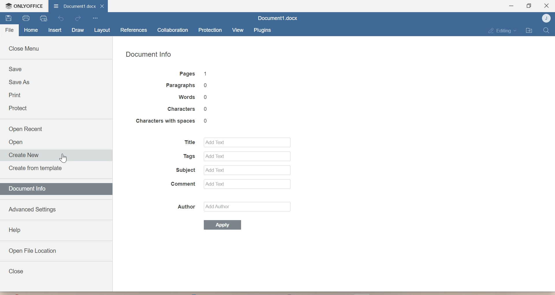 The image size is (555, 295). Describe the element at coordinates (173, 29) in the screenshot. I see `Collaboration` at that location.